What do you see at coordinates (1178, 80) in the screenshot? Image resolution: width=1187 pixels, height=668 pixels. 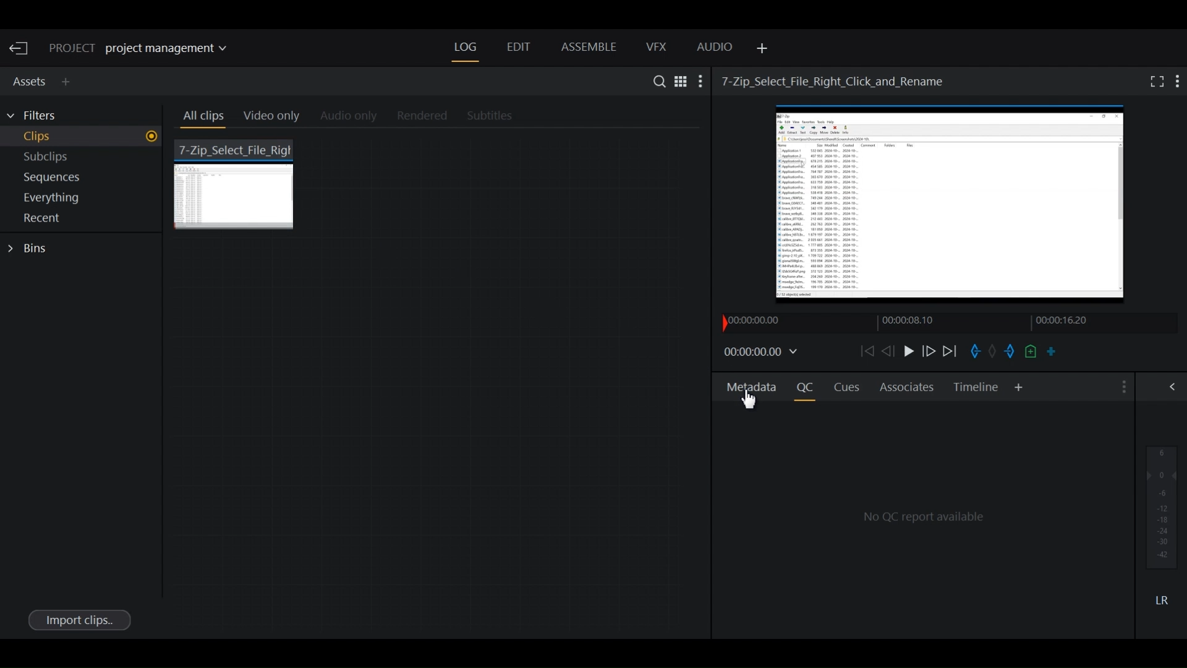 I see `Show settings menu` at bounding box center [1178, 80].